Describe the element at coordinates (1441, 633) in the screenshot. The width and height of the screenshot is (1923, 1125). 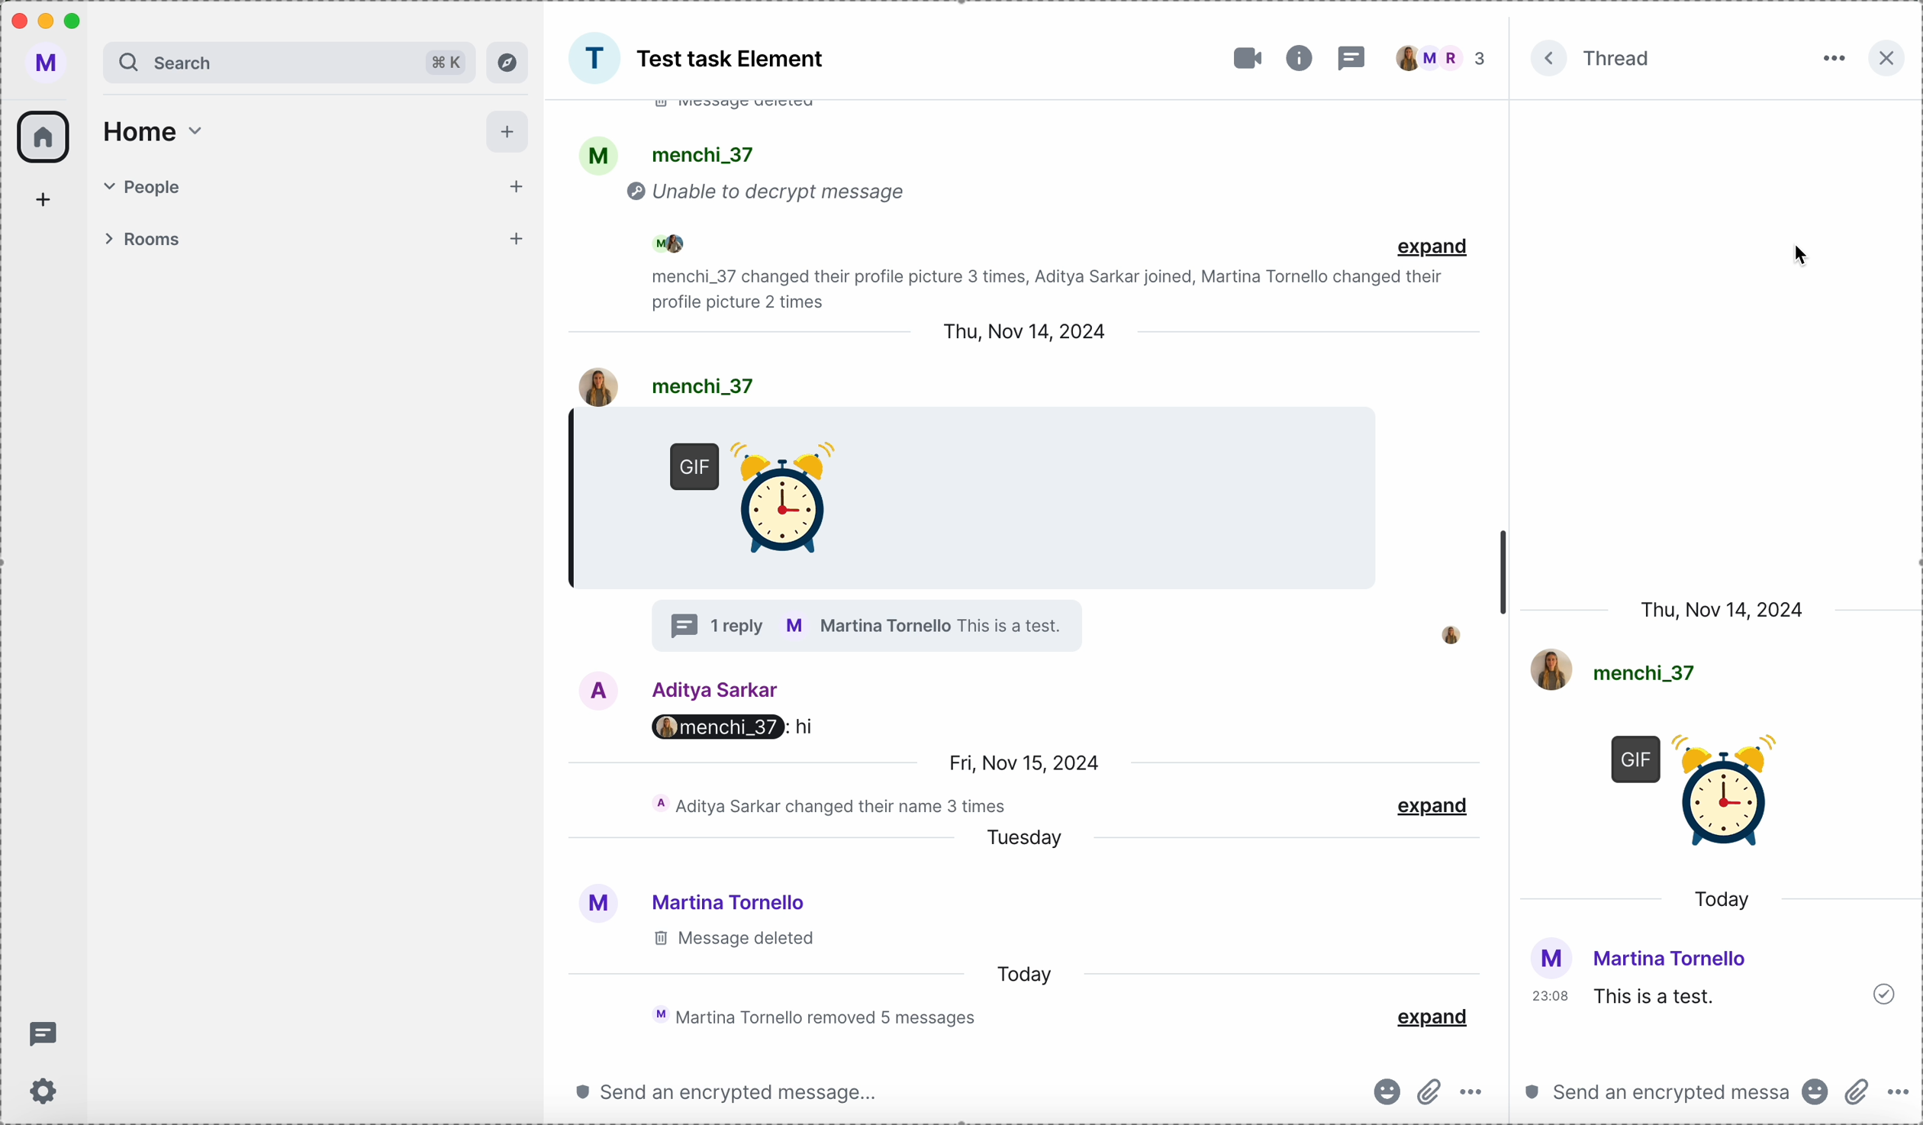
I see `profile picture` at that location.